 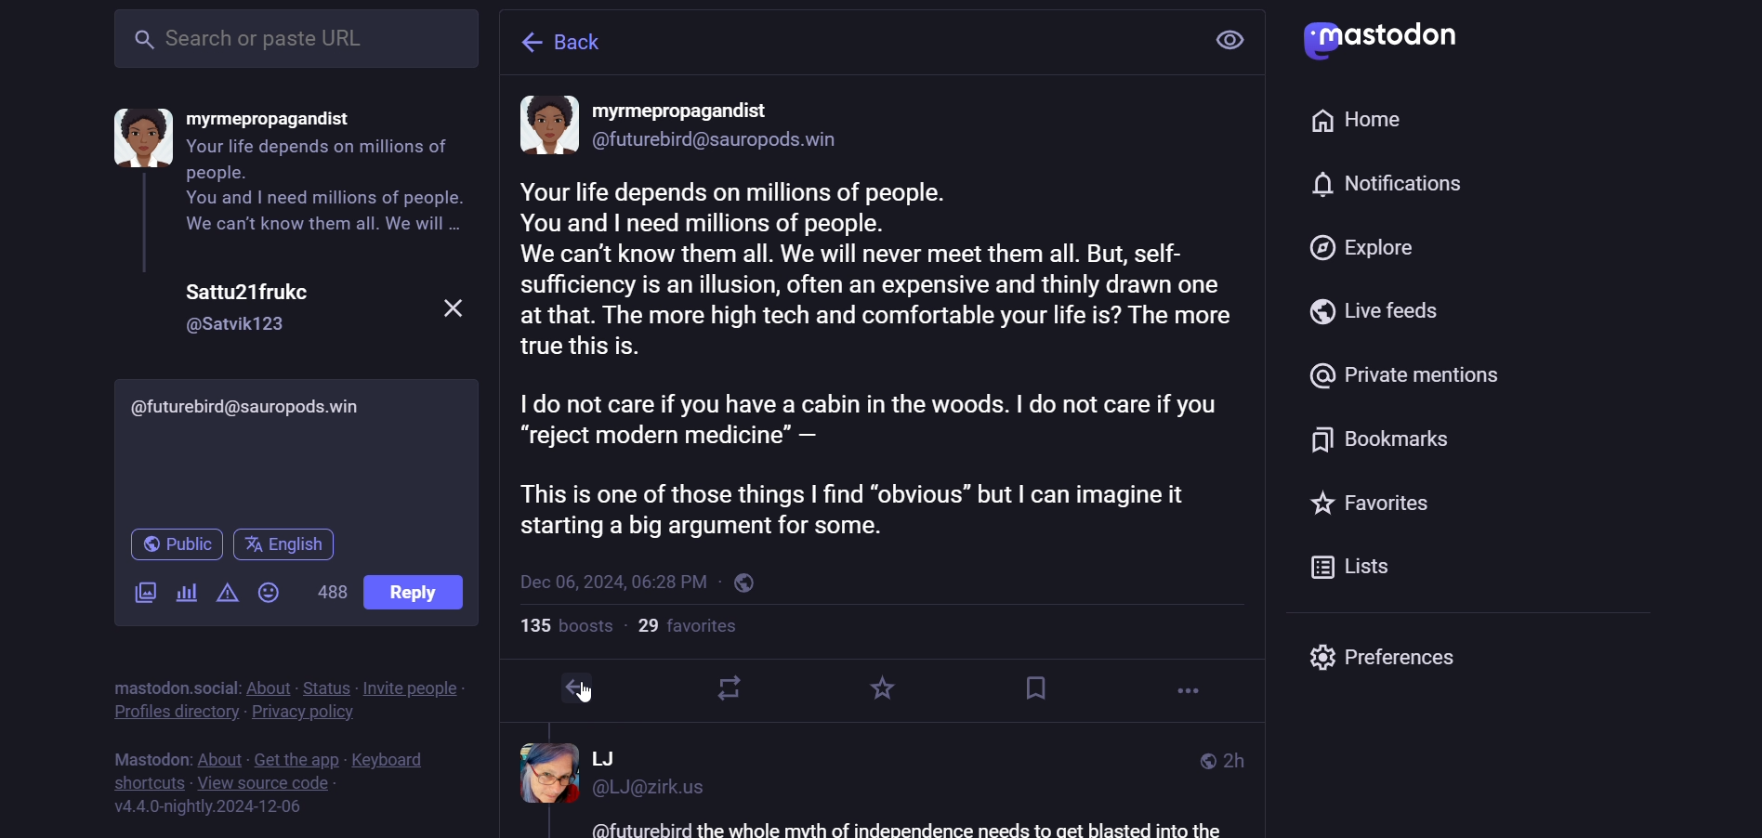 I want to click on version, so click(x=214, y=807).